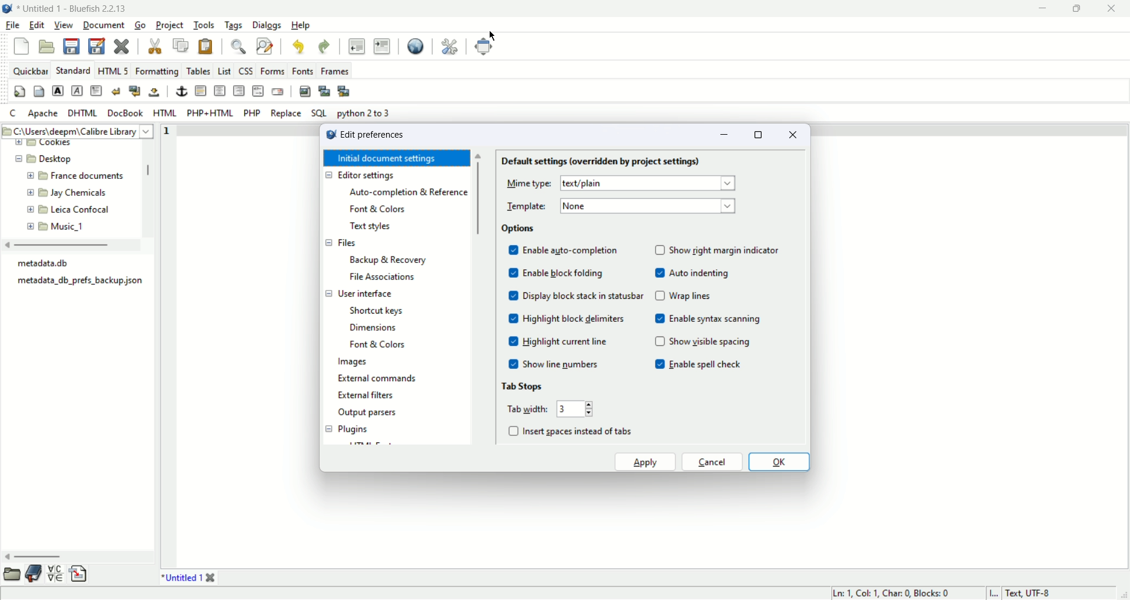 The image size is (1130, 600). I want to click on checkbox, so click(659, 307).